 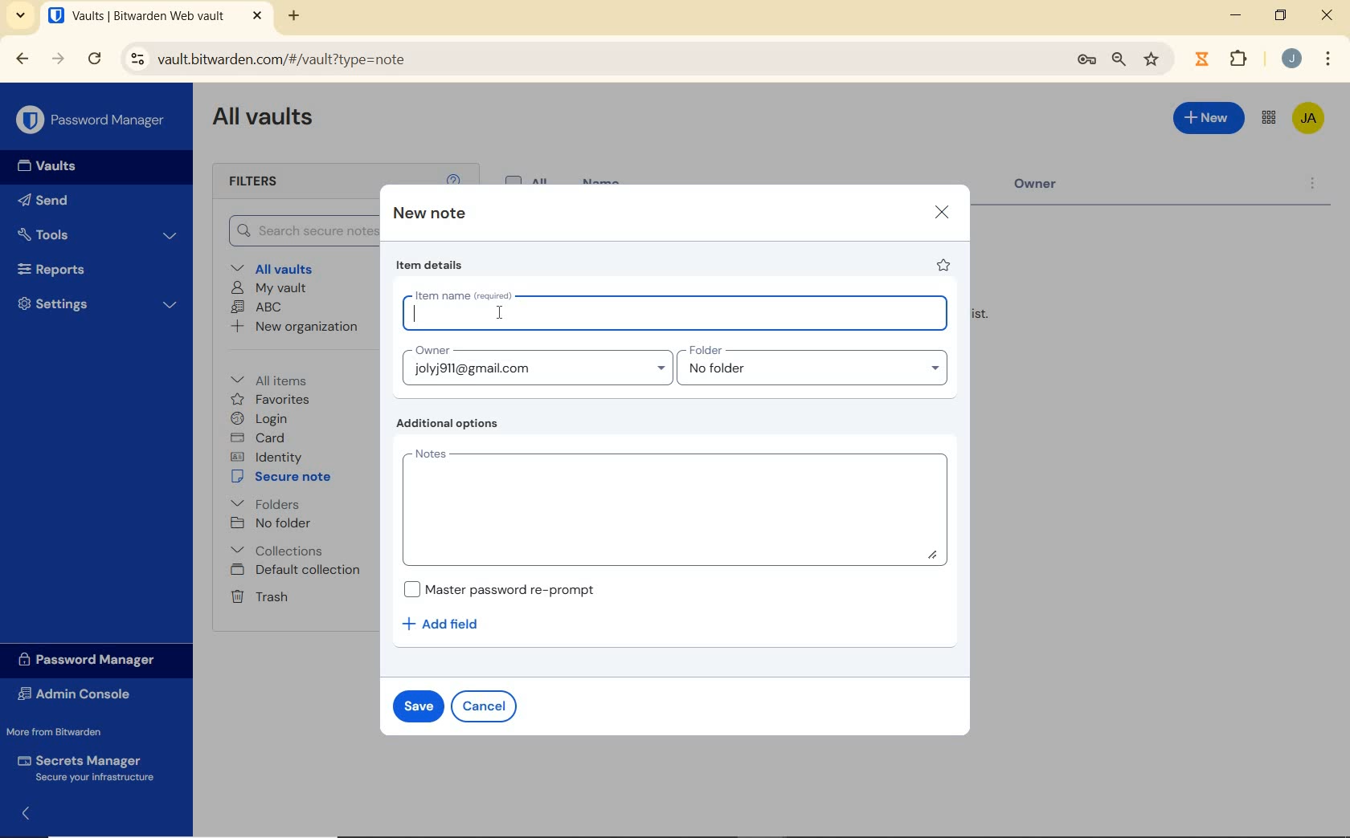 What do you see at coordinates (296, 232) in the screenshot?
I see `Search Vault` at bounding box center [296, 232].